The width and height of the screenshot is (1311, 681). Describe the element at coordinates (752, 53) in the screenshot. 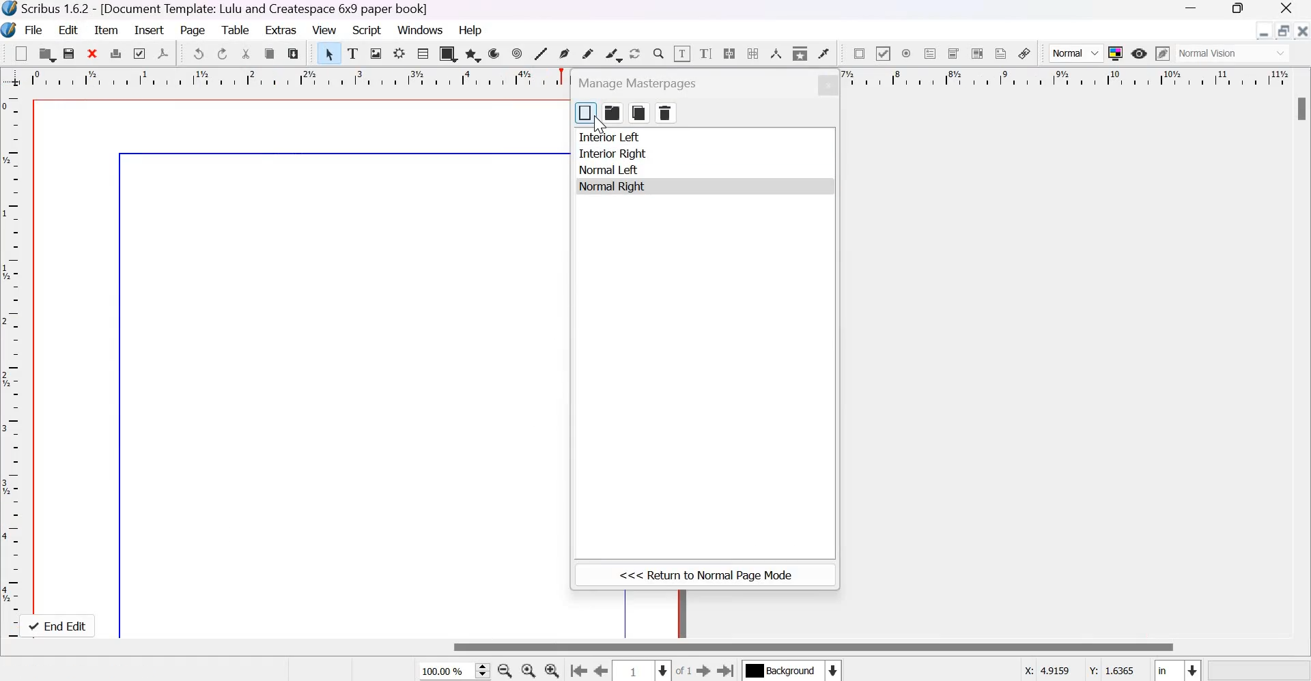

I see `Unlink text frames` at that location.